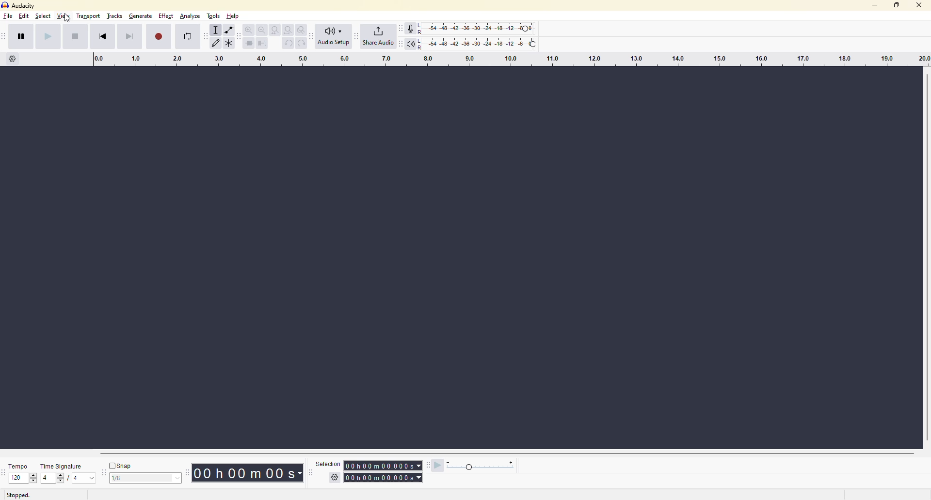 This screenshot has height=500, width=931. What do you see at coordinates (9, 19) in the screenshot?
I see `file` at bounding box center [9, 19].